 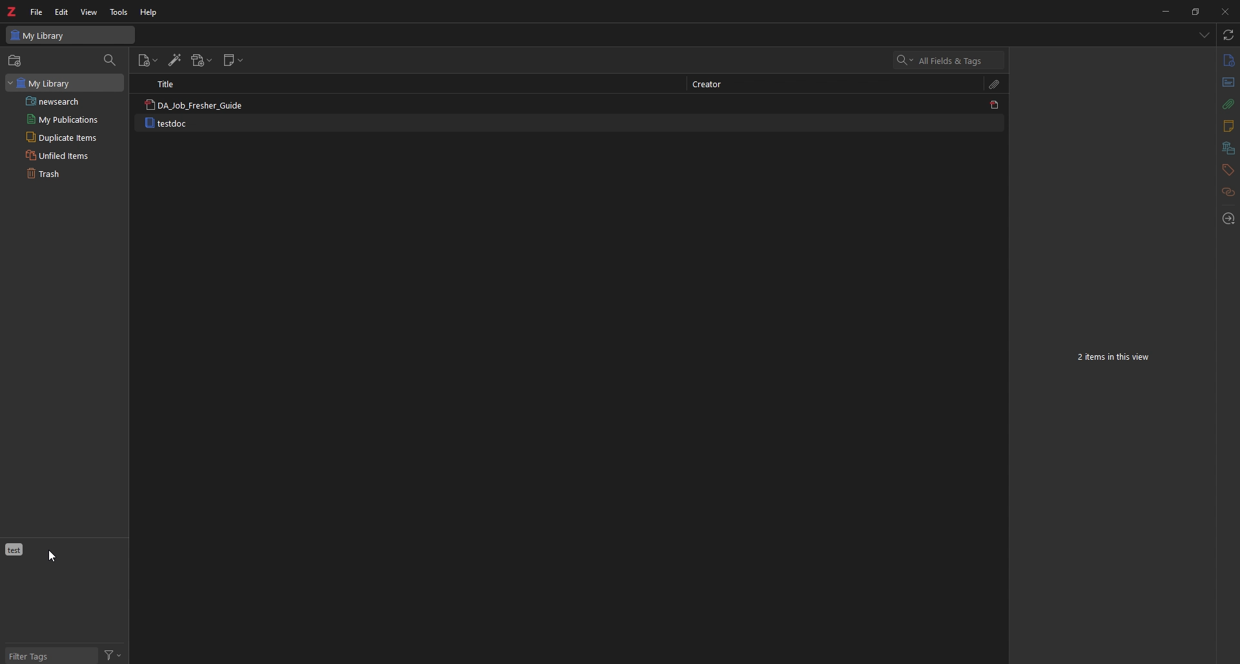 I want to click on minimize, so click(x=1166, y=11).